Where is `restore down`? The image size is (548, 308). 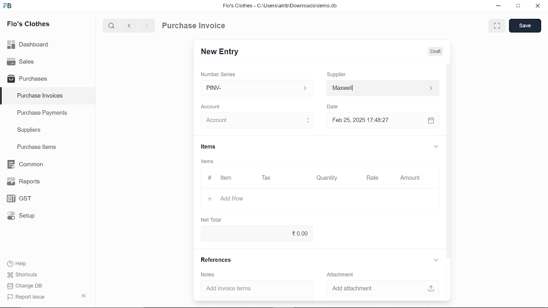
restore down is located at coordinates (520, 6).